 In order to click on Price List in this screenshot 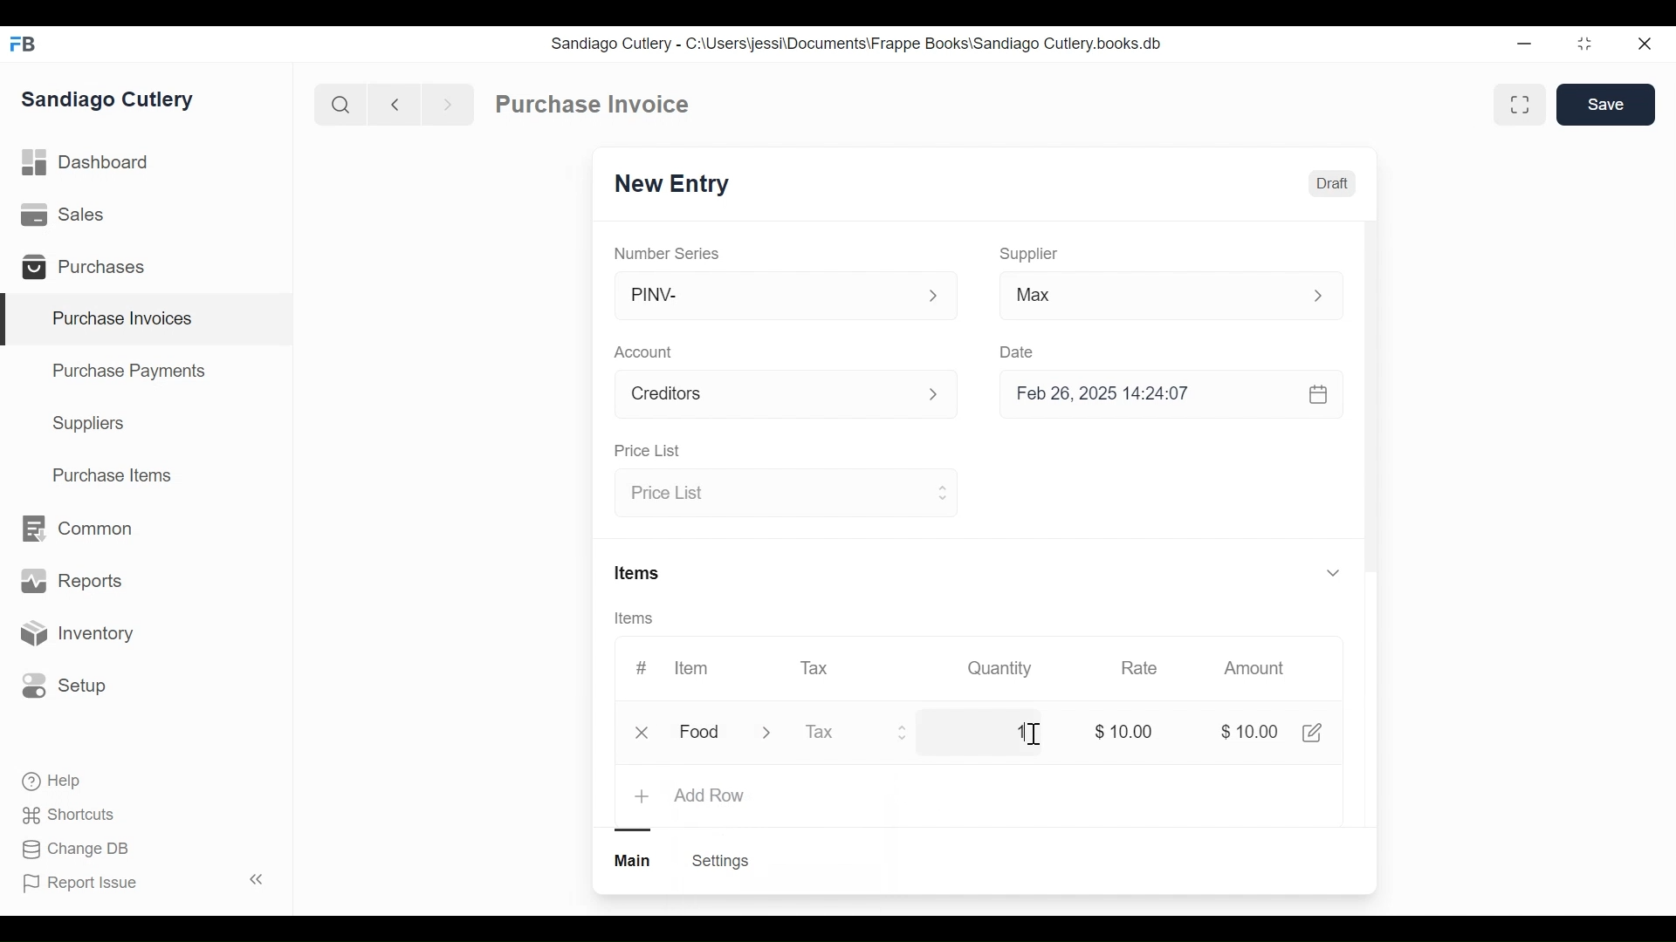, I will do `click(770, 495)`.